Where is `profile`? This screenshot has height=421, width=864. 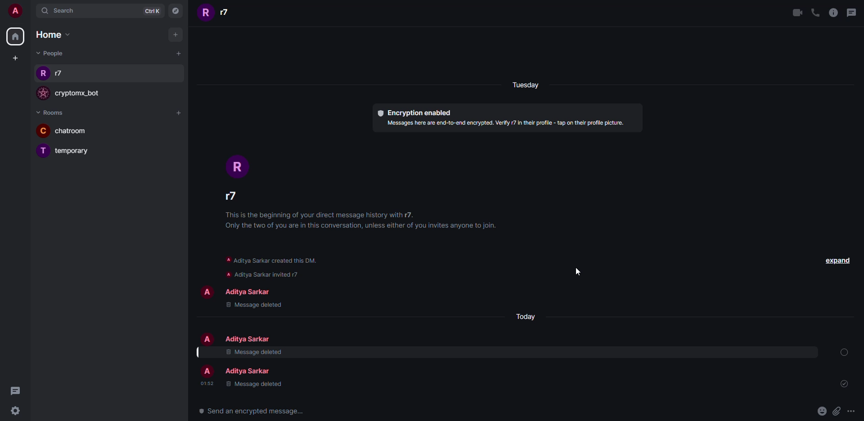
profile is located at coordinates (44, 151).